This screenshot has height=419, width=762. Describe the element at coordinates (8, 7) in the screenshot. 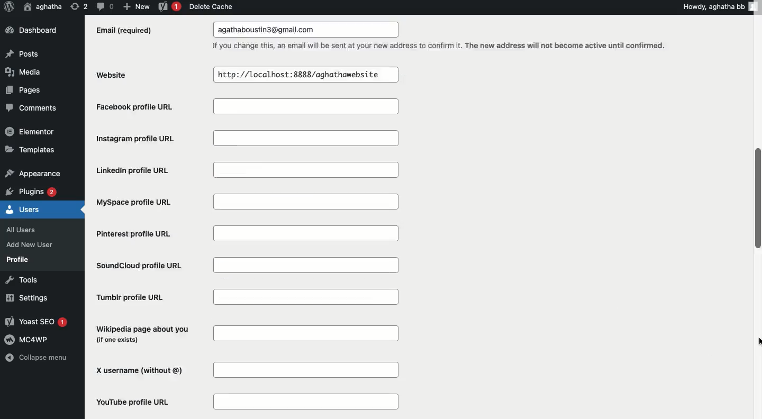

I see `Logo` at that location.